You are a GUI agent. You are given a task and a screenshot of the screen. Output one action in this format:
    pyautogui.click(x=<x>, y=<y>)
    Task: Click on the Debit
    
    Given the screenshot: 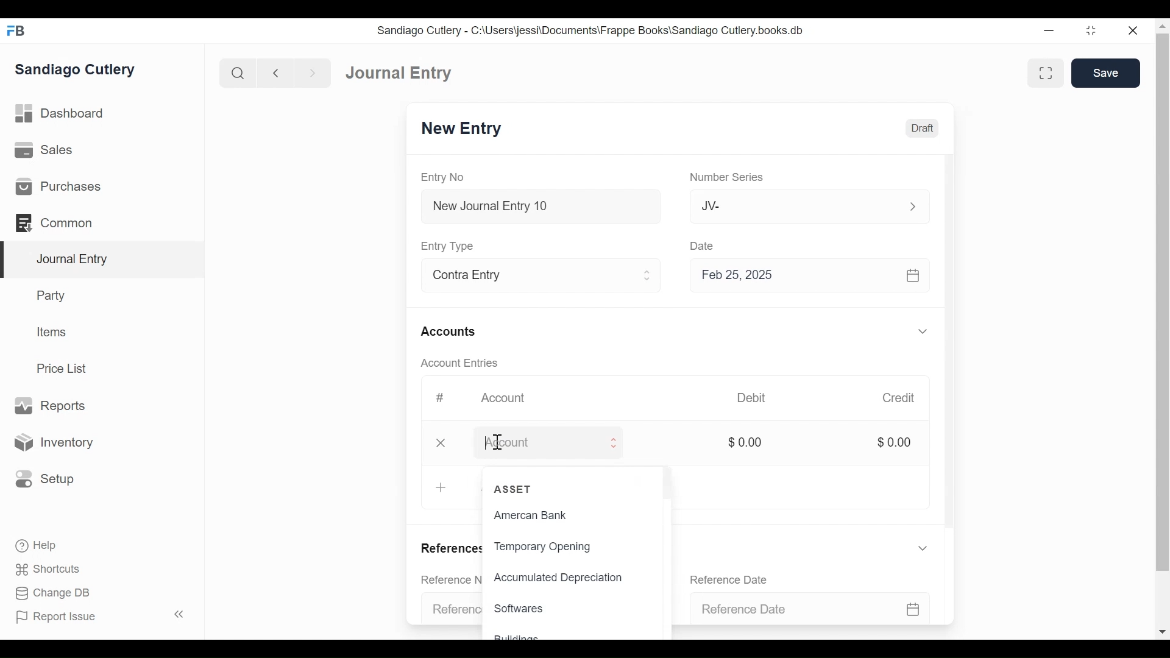 What is the action you would take?
    pyautogui.click(x=757, y=398)
    